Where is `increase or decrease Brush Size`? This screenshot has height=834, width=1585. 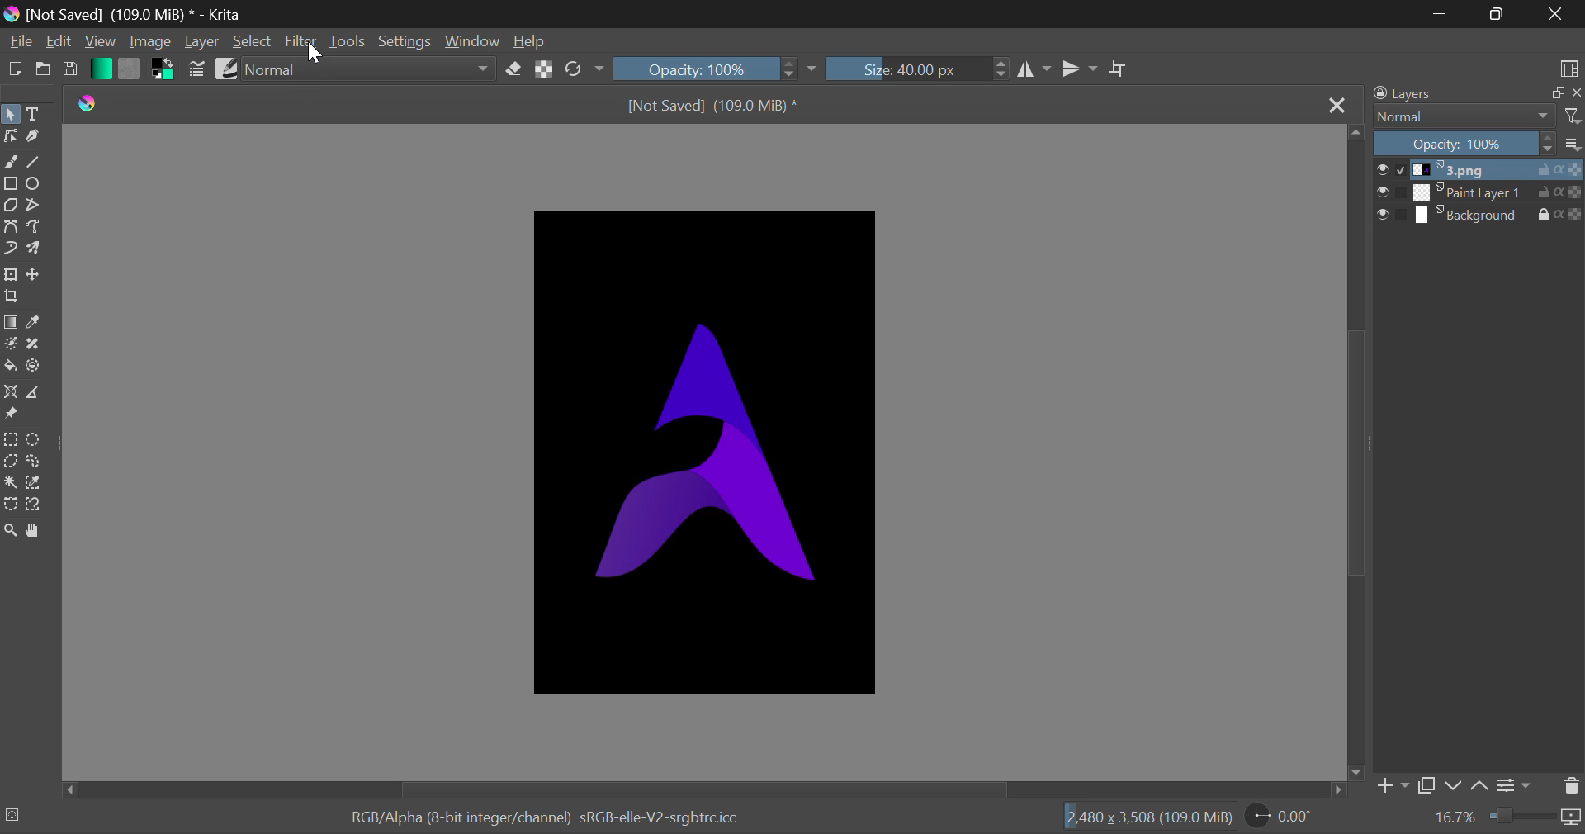 increase or decrease Brush Size is located at coordinates (1001, 71).